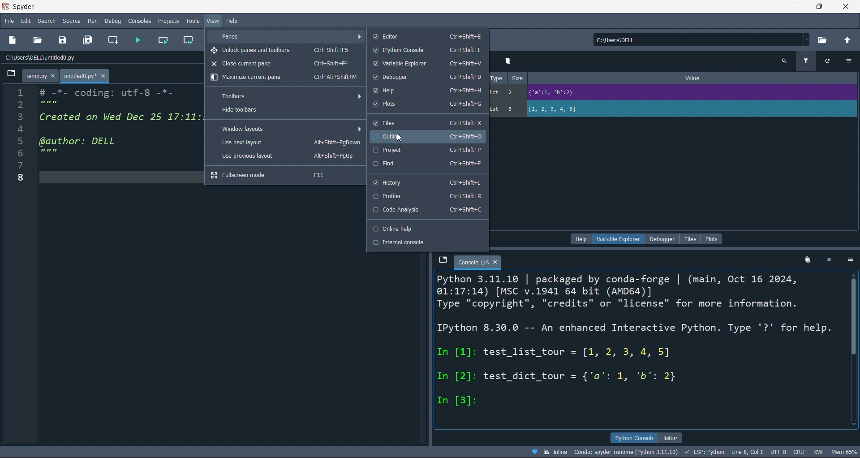  I want to click on editor, so click(427, 36).